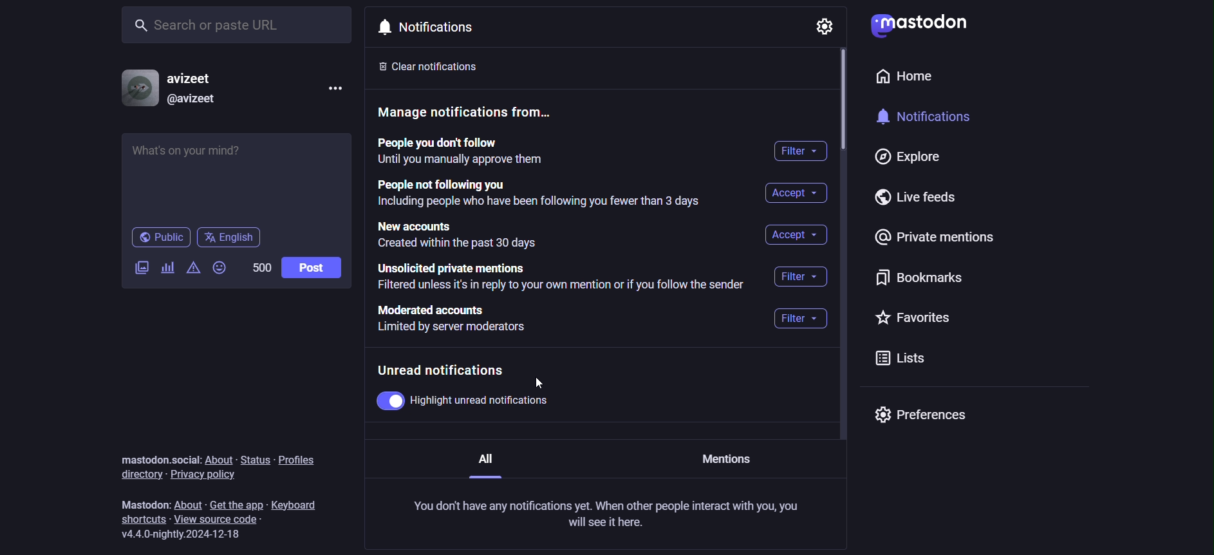 This screenshot has width=1214, height=555. What do you see at coordinates (727, 460) in the screenshot?
I see `Mentions` at bounding box center [727, 460].